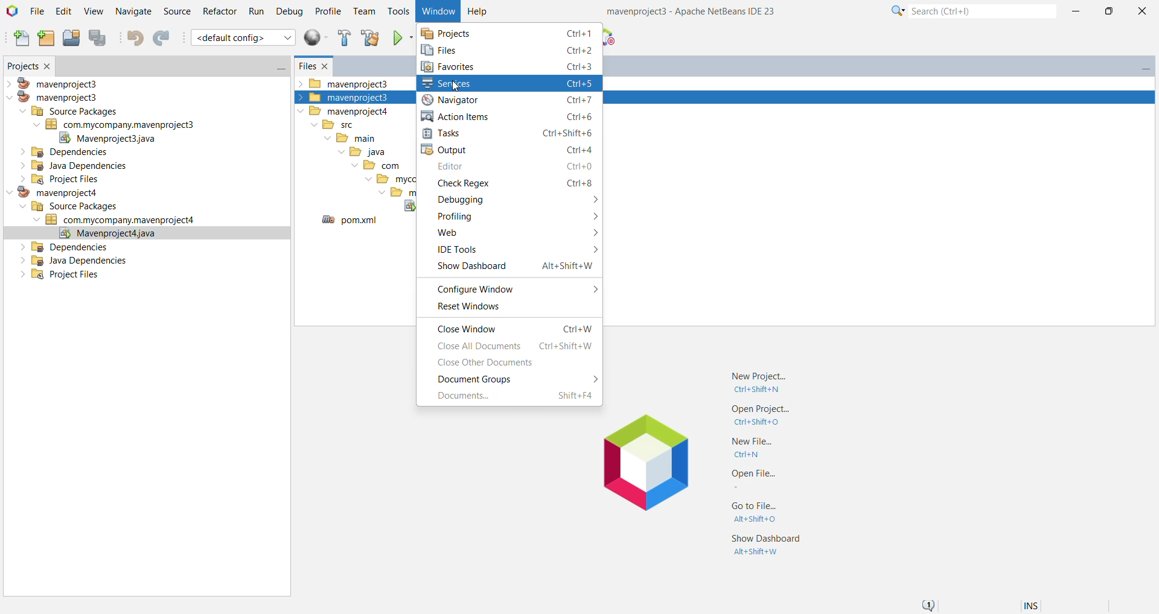  Describe the element at coordinates (508, 83) in the screenshot. I see `Click to Open Services Window` at that location.